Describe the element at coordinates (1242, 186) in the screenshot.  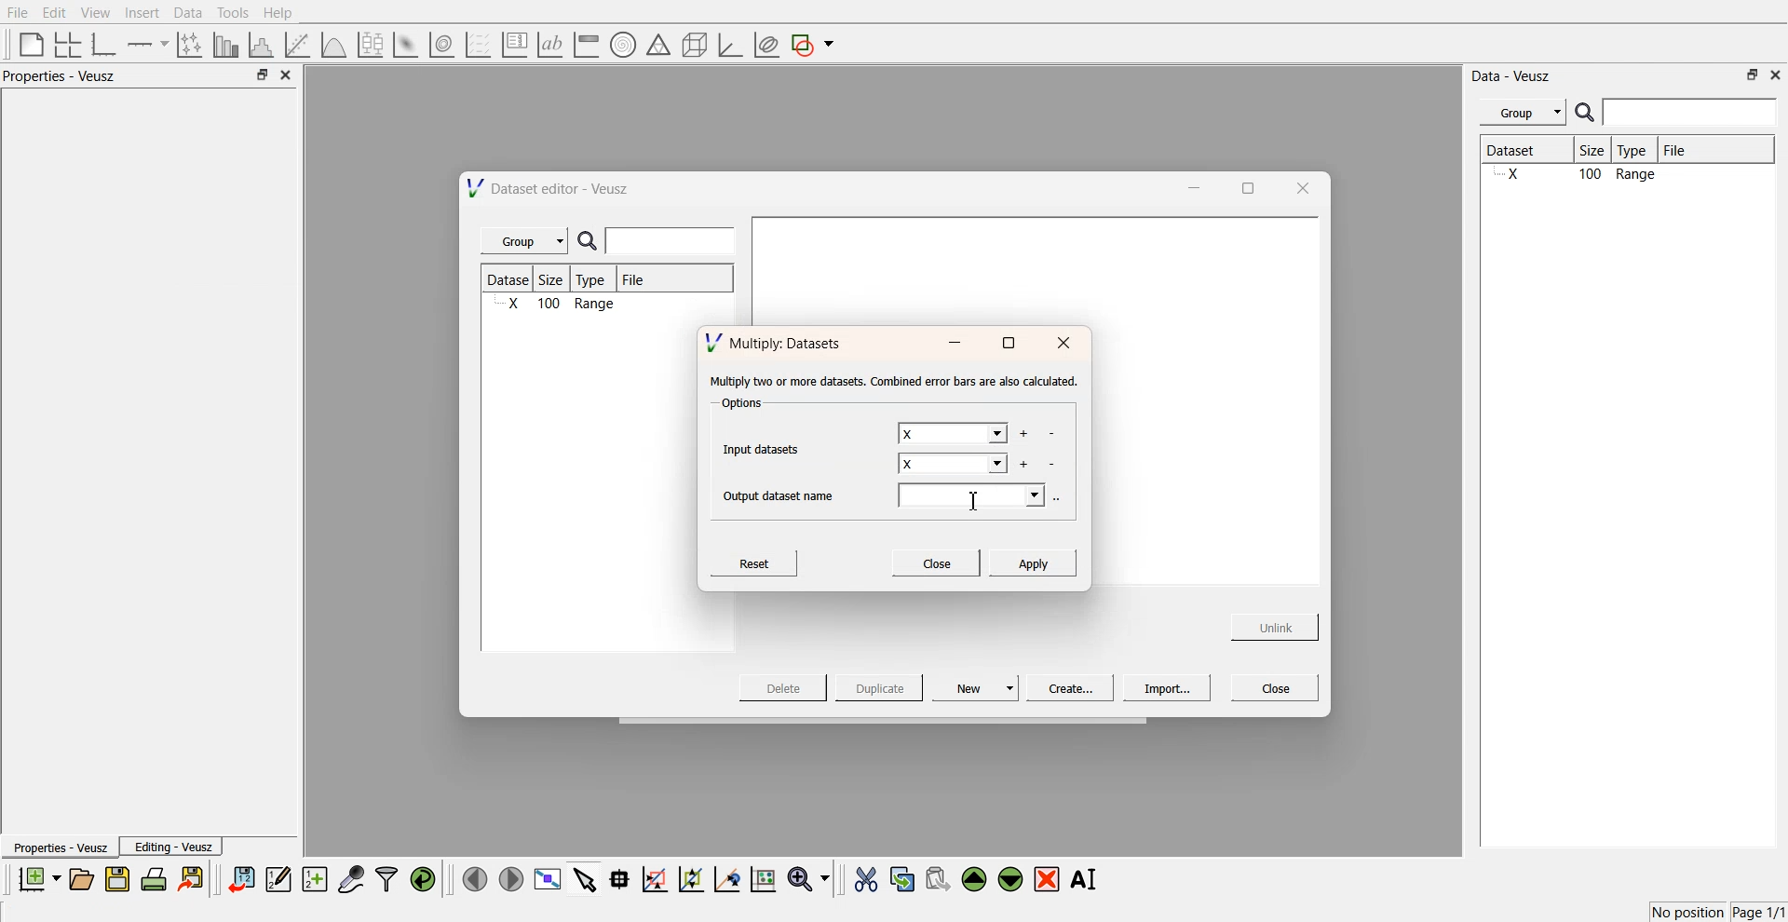
I see `maximise` at that location.